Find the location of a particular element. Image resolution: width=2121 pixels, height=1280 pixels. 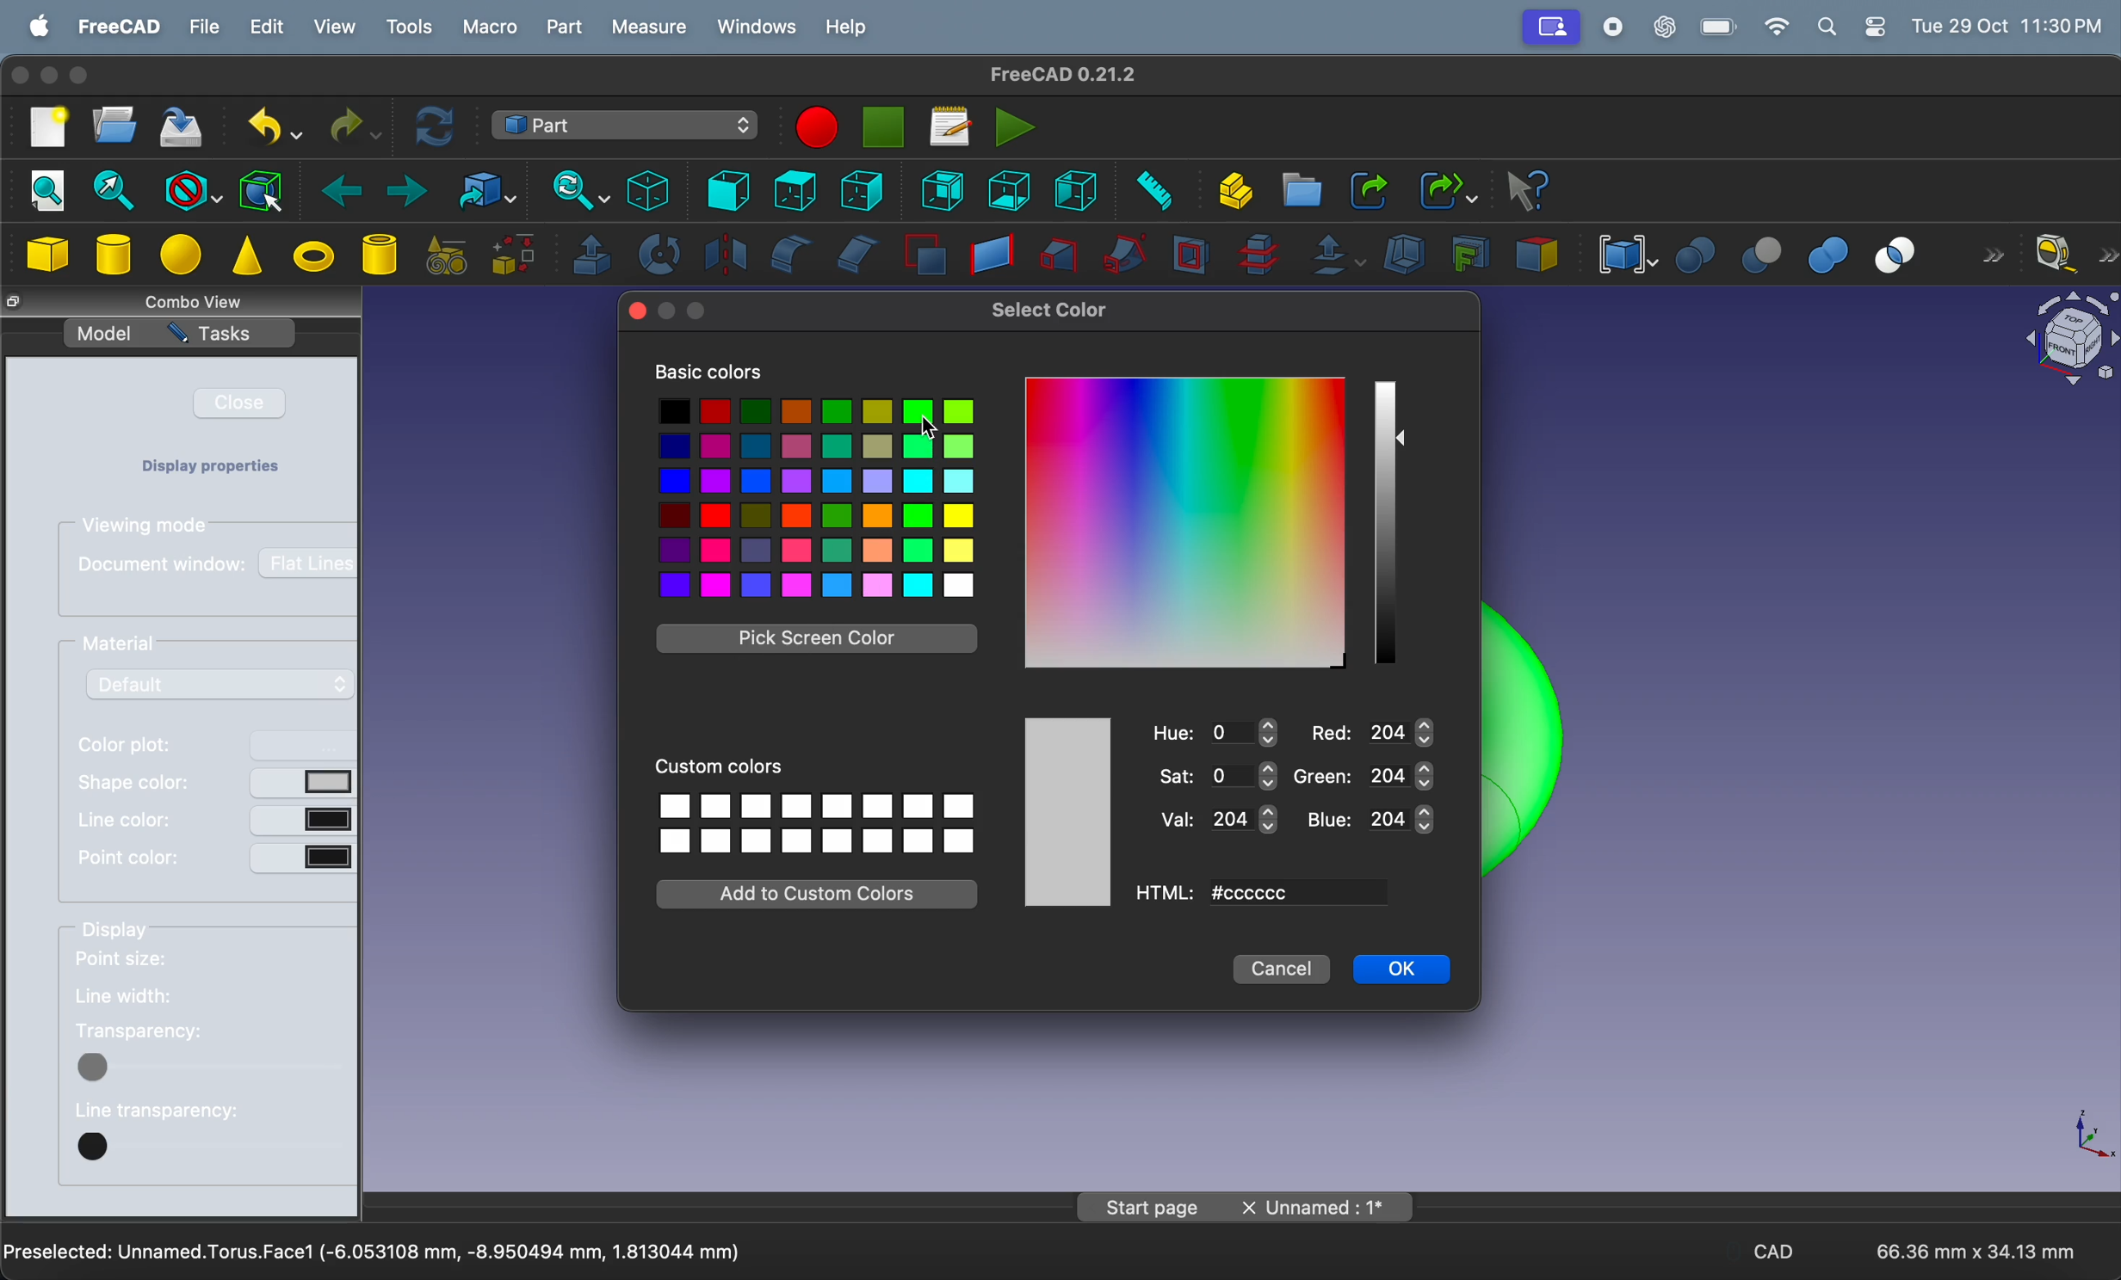

bounding box is located at coordinates (262, 189).